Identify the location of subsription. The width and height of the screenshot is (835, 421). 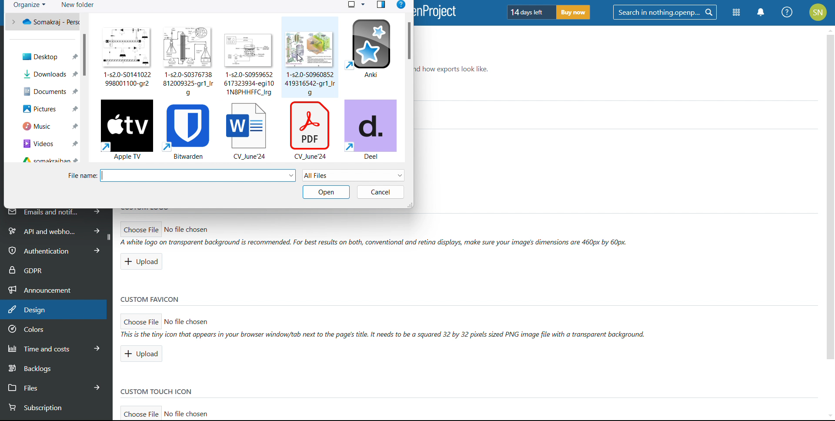
(50, 408).